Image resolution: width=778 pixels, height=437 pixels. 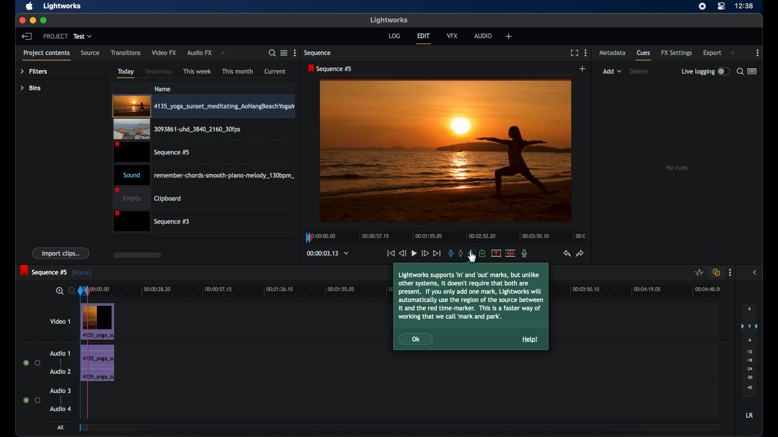 What do you see at coordinates (644, 55) in the screenshot?
I see `cues` at bounding box center [644, 55].